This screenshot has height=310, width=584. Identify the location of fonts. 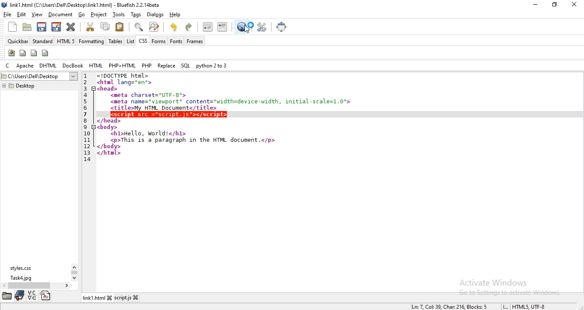
(176, 41).